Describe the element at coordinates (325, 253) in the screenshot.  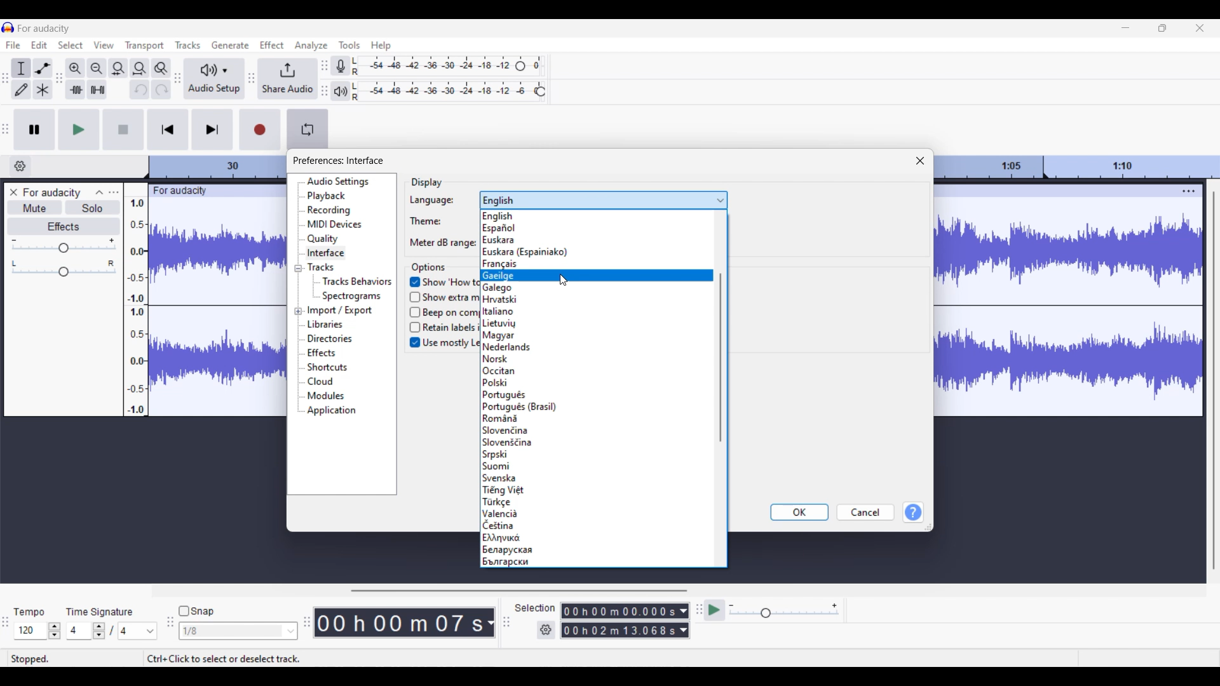
I see `Interface, current selection highlighted` at that location.